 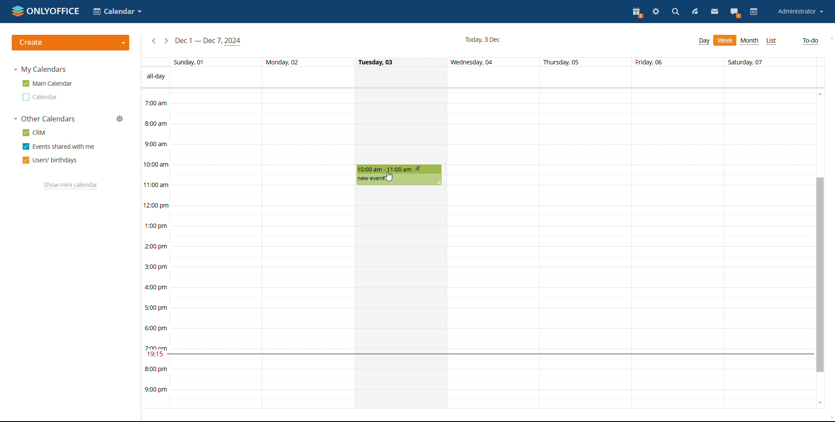 I want to click on 7:00 am, so click(x=156, y=103).